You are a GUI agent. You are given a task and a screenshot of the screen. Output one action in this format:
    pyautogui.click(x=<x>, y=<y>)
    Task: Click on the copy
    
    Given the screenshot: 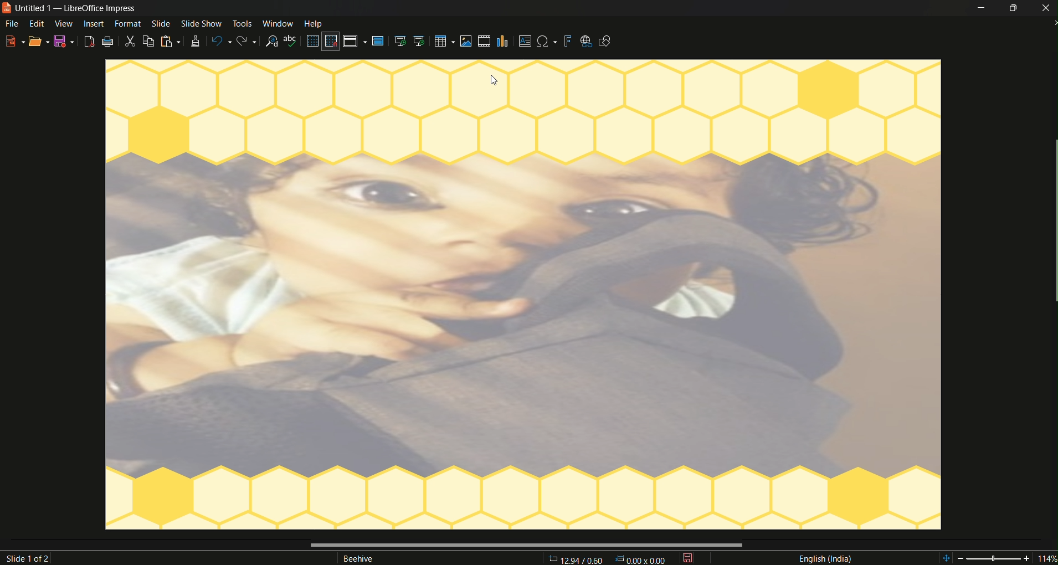 What is the action you would take?
    pyautogui.click(x=148, y=41)
    